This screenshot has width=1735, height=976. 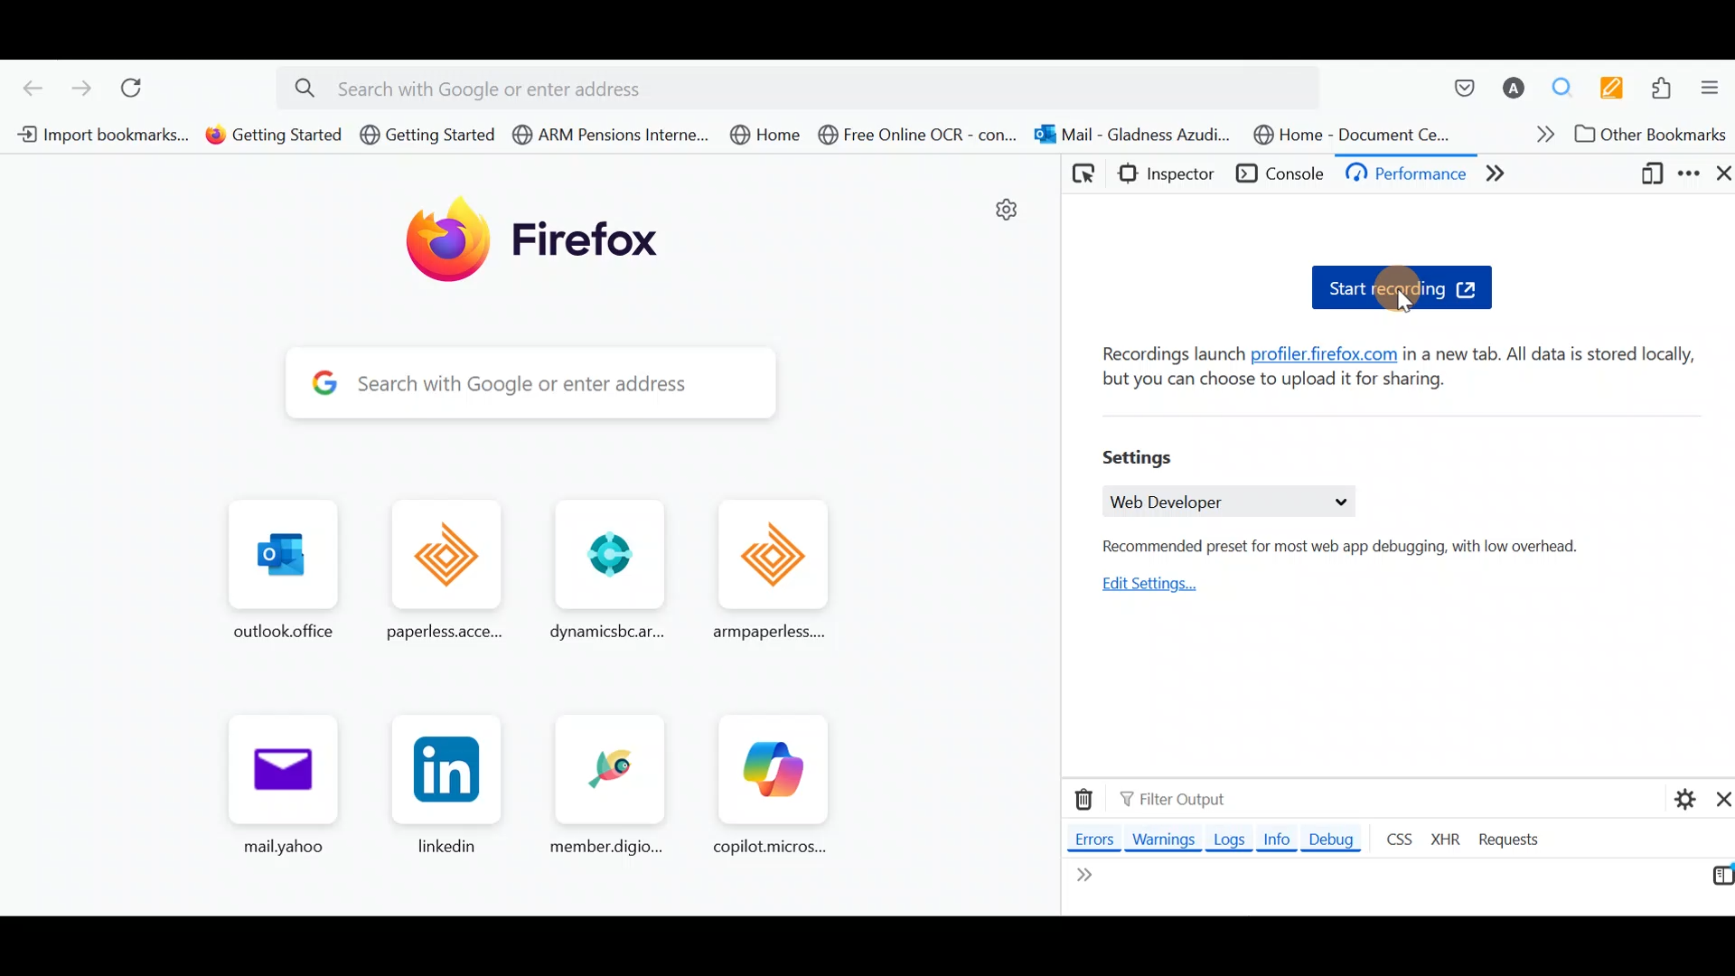 I want to click on Bookmark 2, so click(x=274, y=135).